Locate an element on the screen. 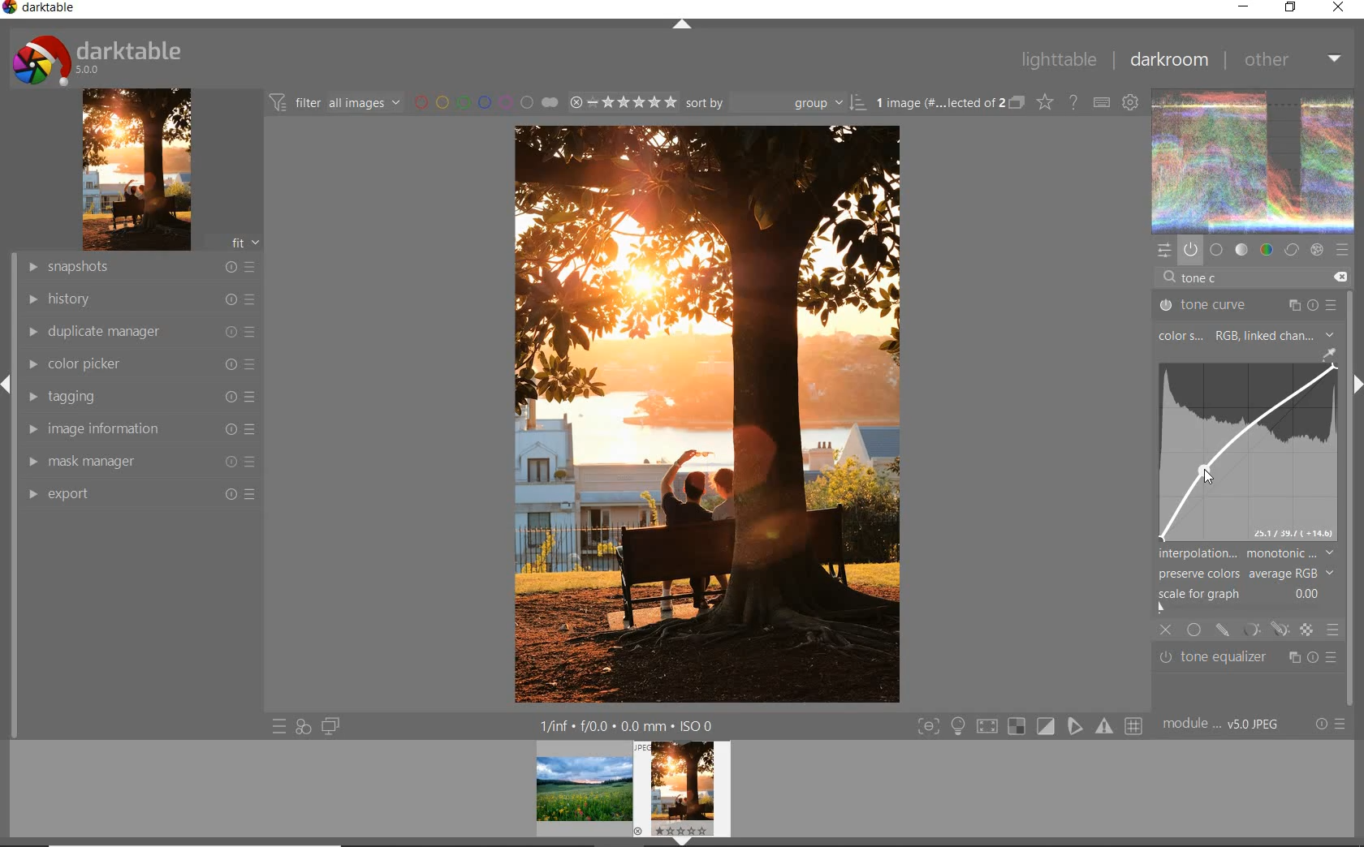 This screenshot has height=847, width=1364. image information is located at coordinates (138, 428).